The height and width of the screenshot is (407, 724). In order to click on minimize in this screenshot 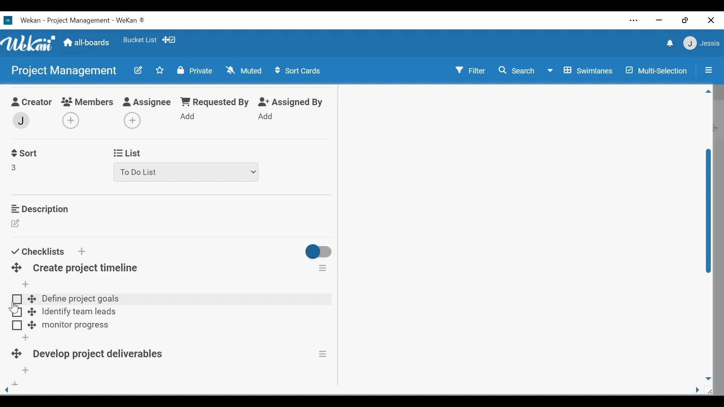, I will do `click(659, 20)`.